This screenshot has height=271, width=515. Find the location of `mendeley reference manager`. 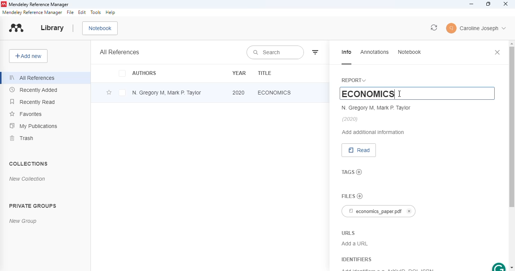

mendeley reference manager is located at coordinates (39, 5).